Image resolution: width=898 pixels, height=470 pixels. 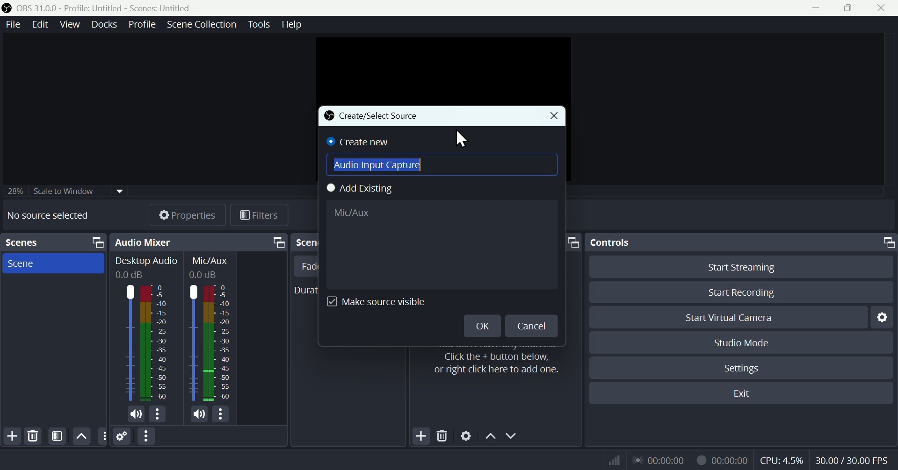 What do you see at coordinates (11, 436) in the screenshot?
I see `Add` at bounding box center [11, 436].